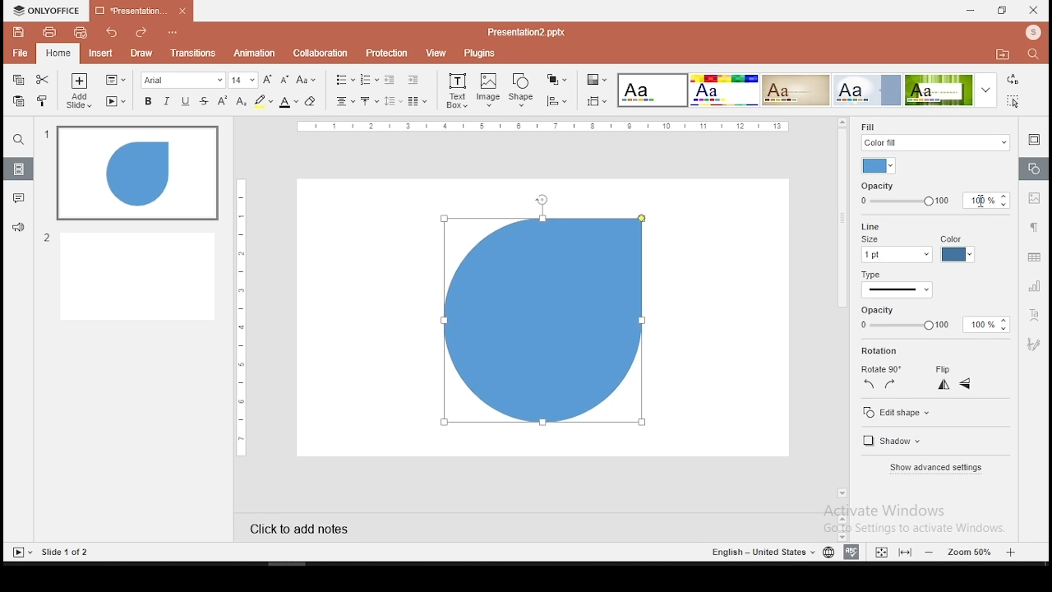  I want to click on insert, so click(101, 54).